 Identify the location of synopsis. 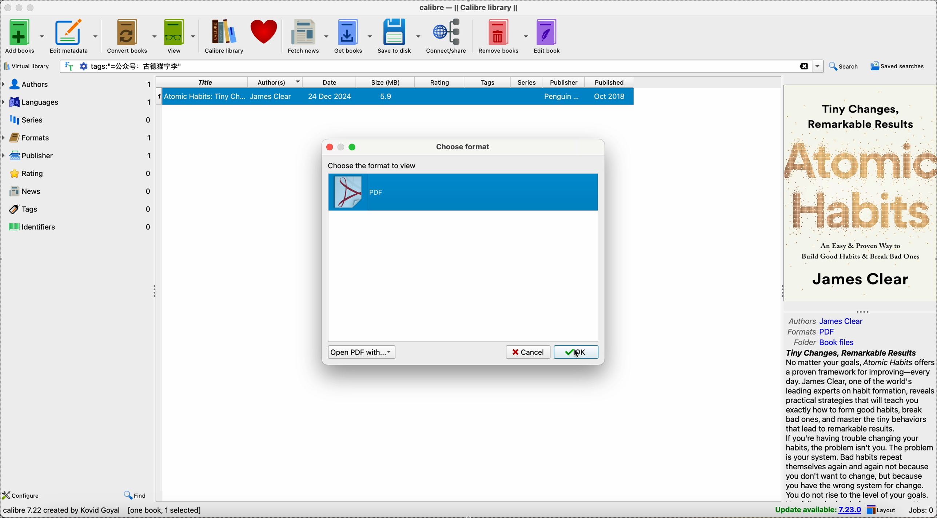
(860, 424).